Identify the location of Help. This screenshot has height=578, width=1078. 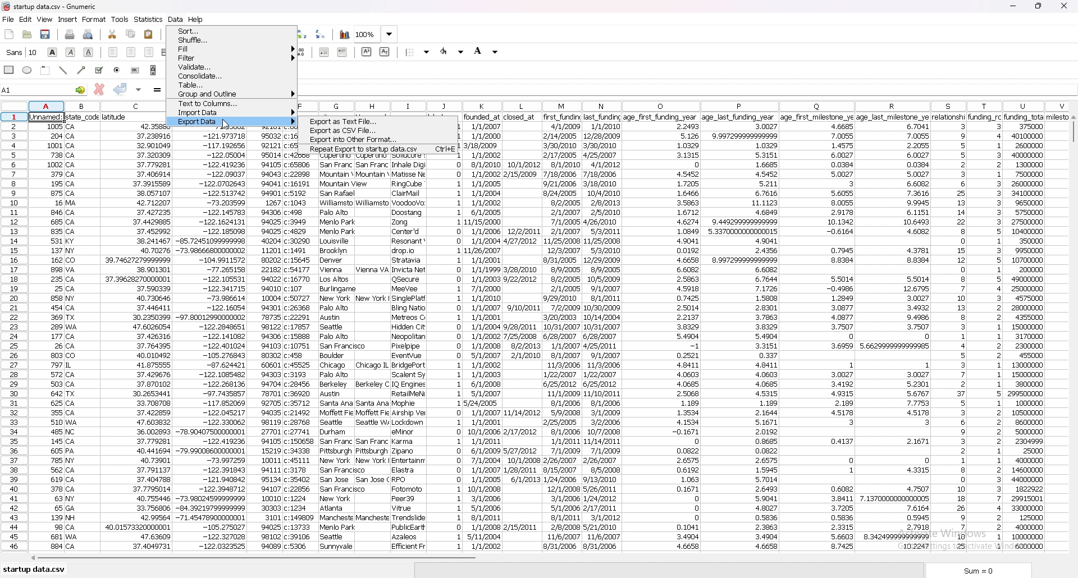
(202, 18).